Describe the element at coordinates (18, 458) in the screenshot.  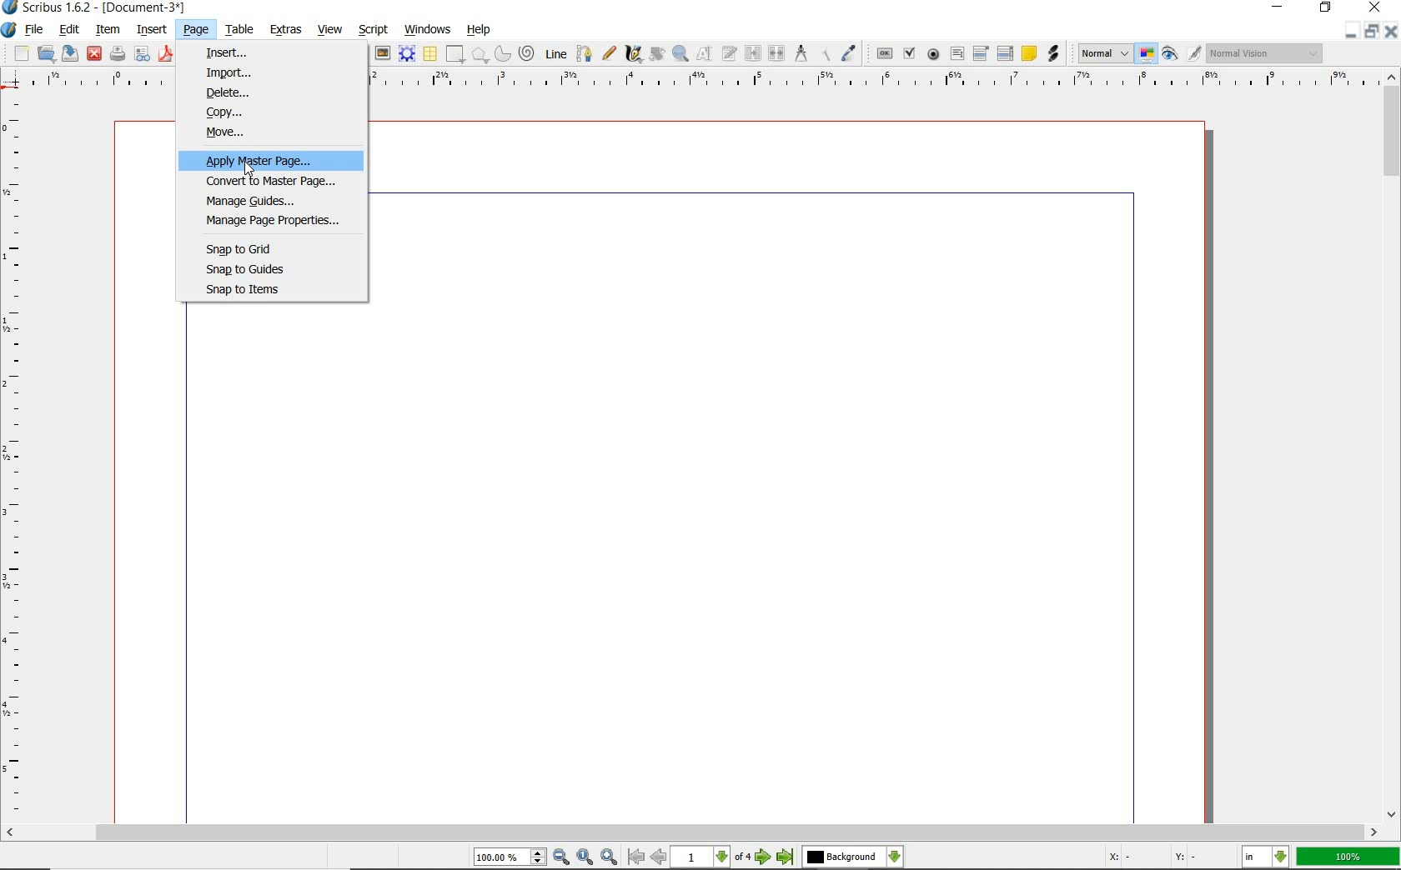
I see `Vertical Margin` at that location.